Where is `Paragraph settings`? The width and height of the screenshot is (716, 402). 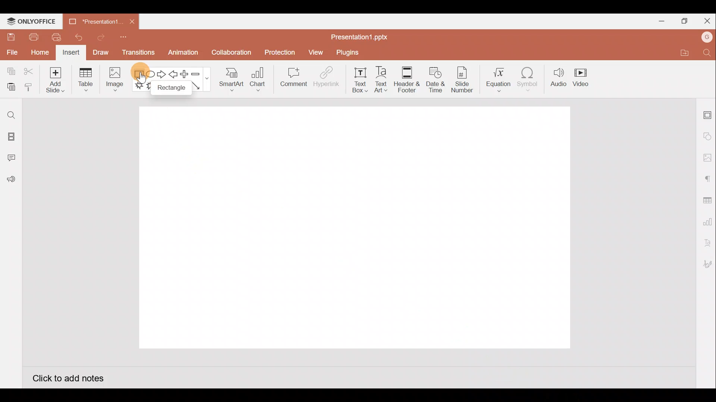 Paragraph settings is located at coordinates (707, 178).